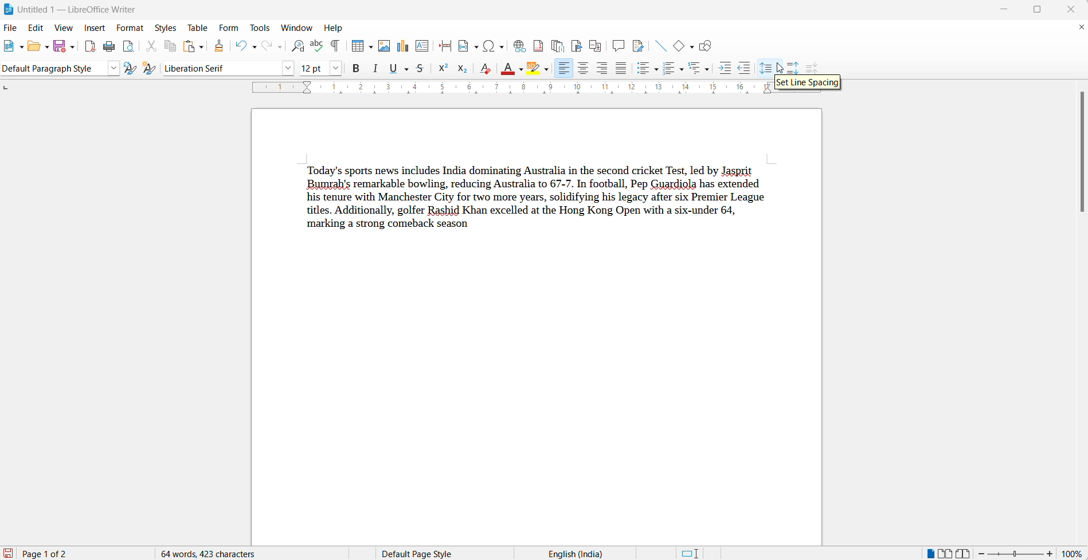 The width and height of the screenshot is (1088, 560). Describe the element at coordinates (314, 69) in the screenshot. I see `font size` at that location.